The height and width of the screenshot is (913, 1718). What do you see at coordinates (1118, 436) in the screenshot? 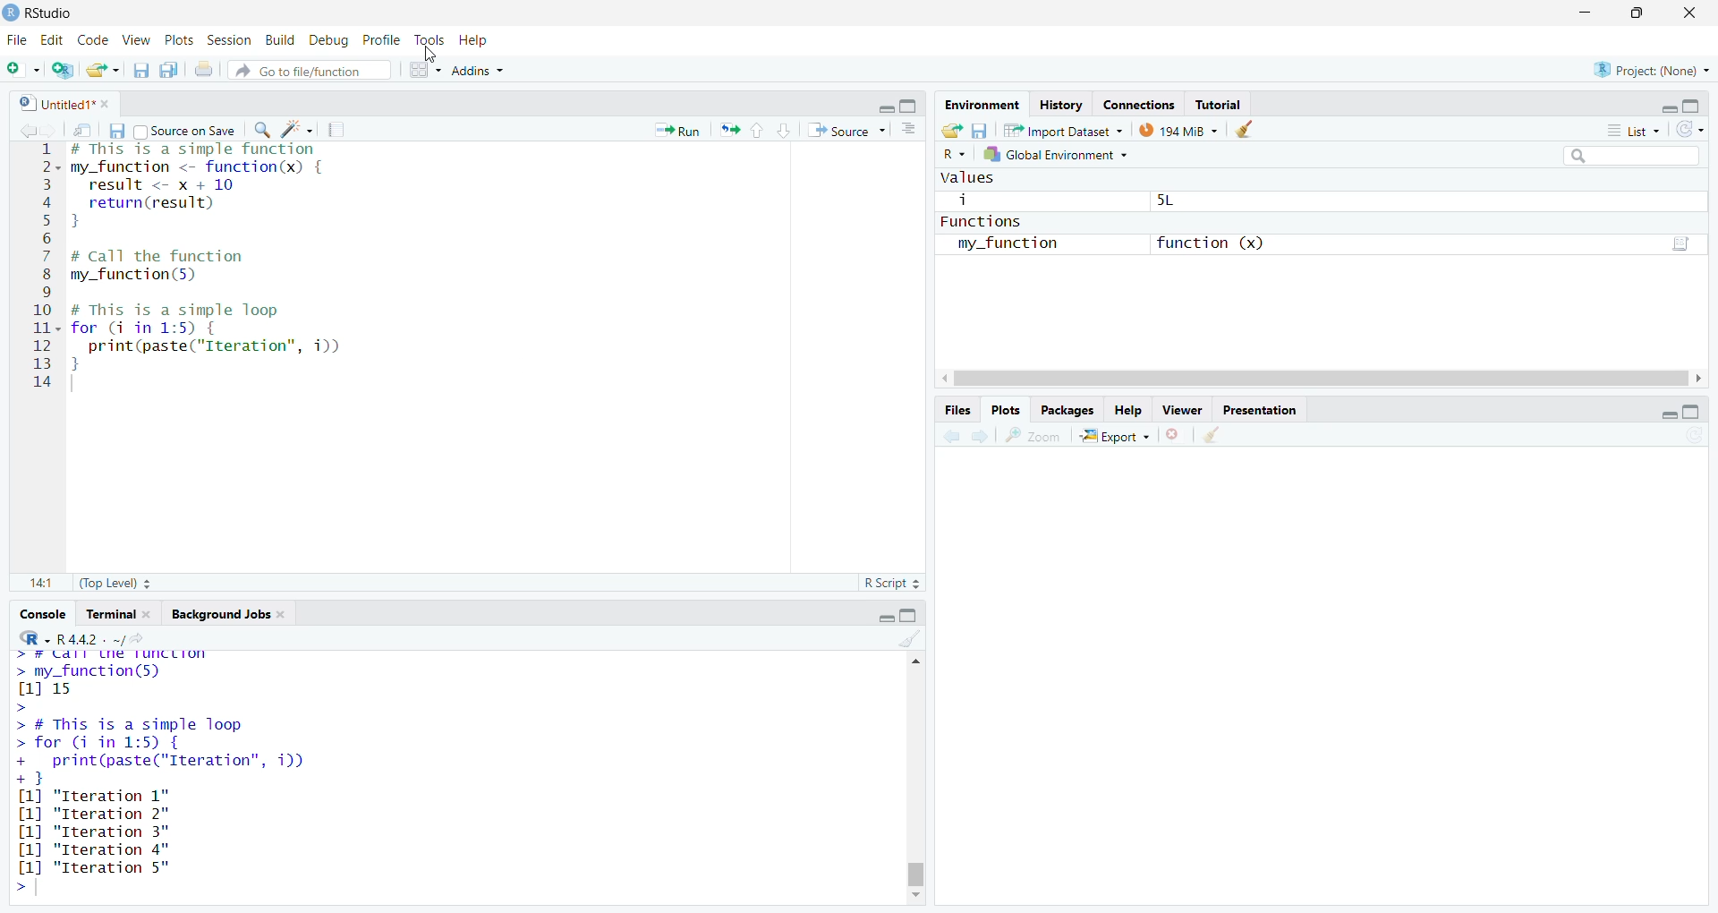
I see `export` at bounding box center [1118, 436].